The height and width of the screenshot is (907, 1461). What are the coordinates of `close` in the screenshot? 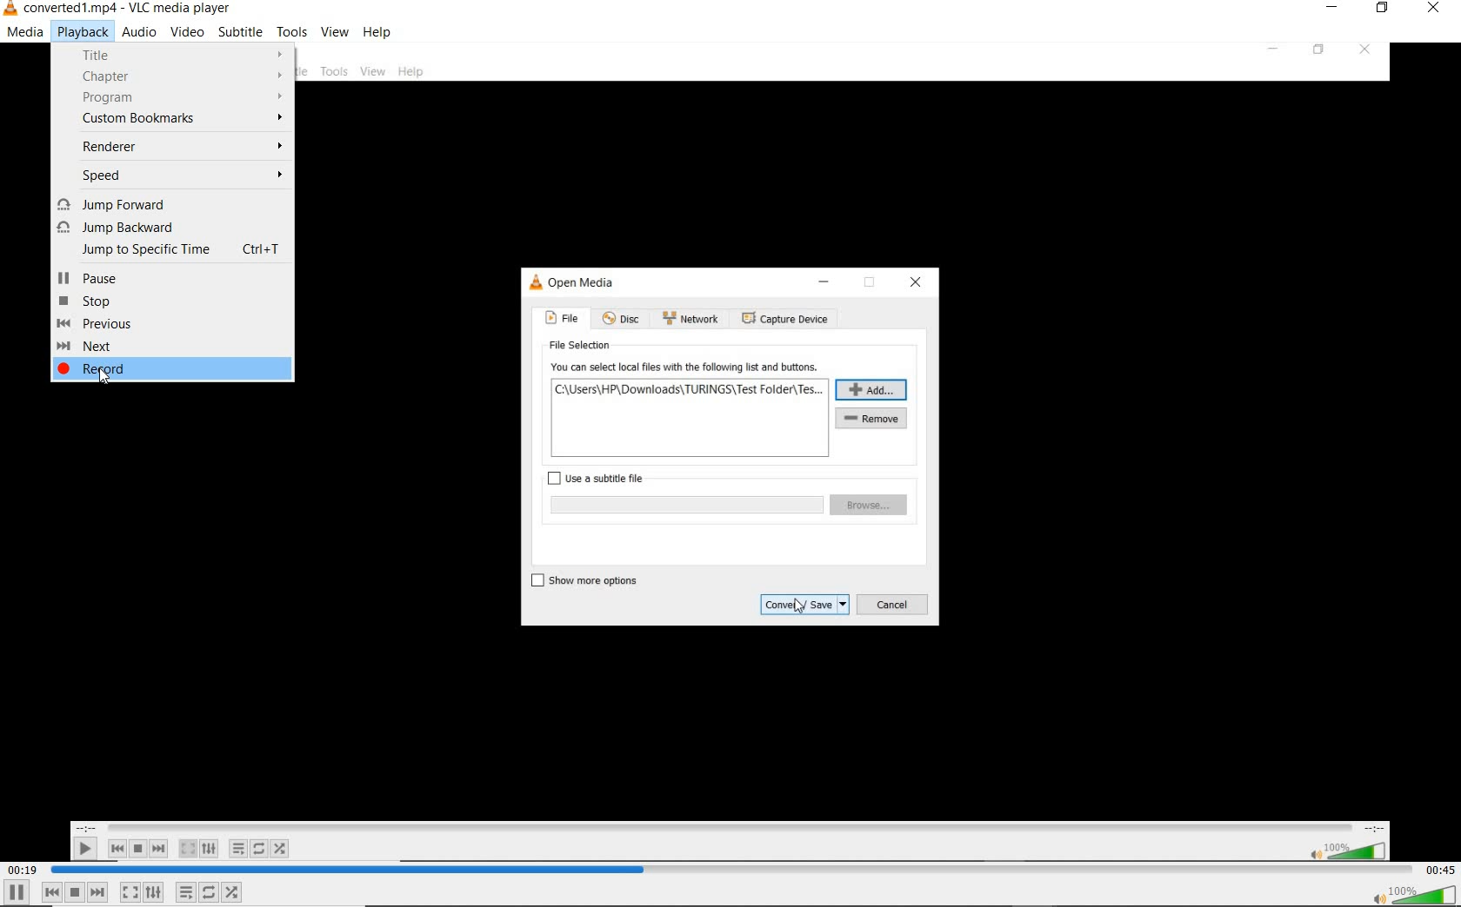 It's located at (1432, 10).